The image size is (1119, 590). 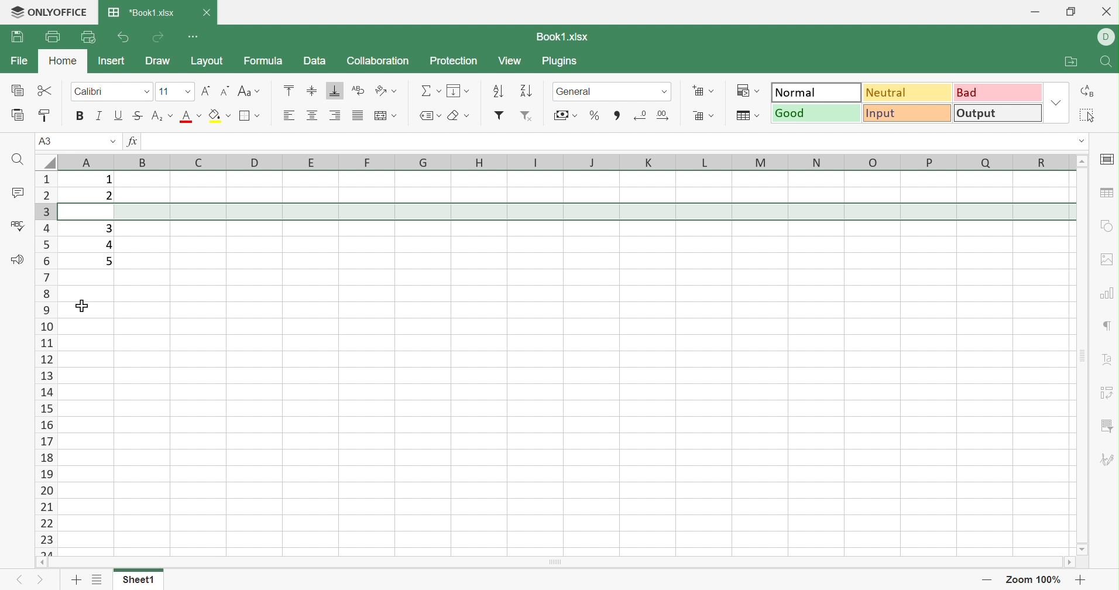 I want to click on 11, so click(x=164, y=91).